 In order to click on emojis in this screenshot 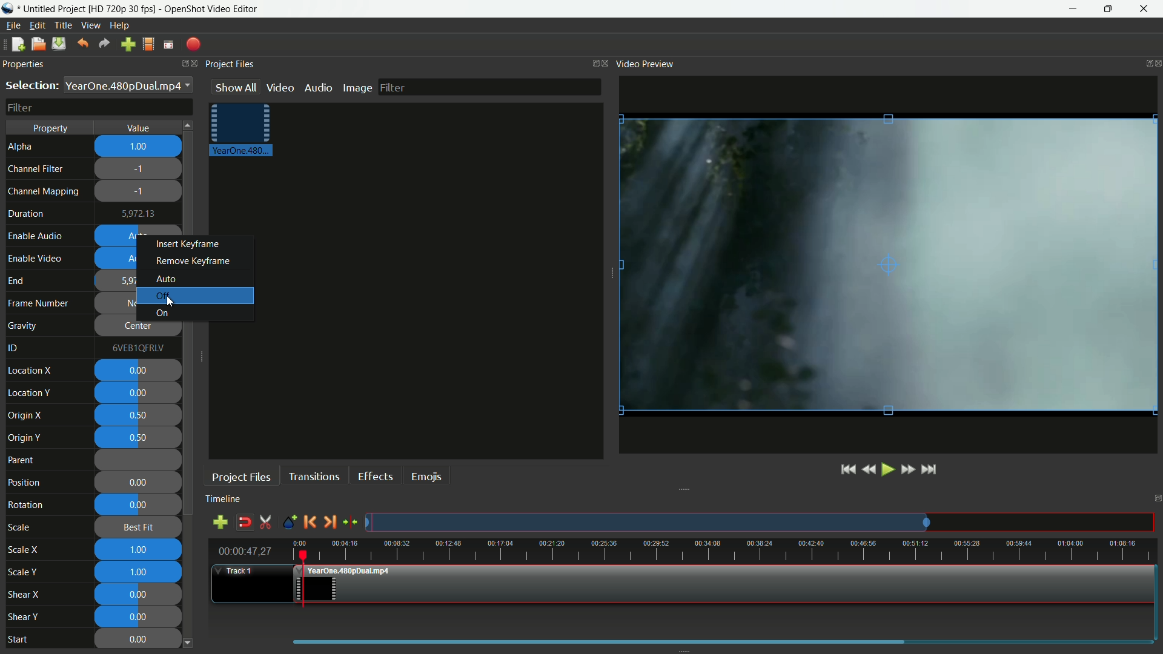, I will do `click(425, 475)`.